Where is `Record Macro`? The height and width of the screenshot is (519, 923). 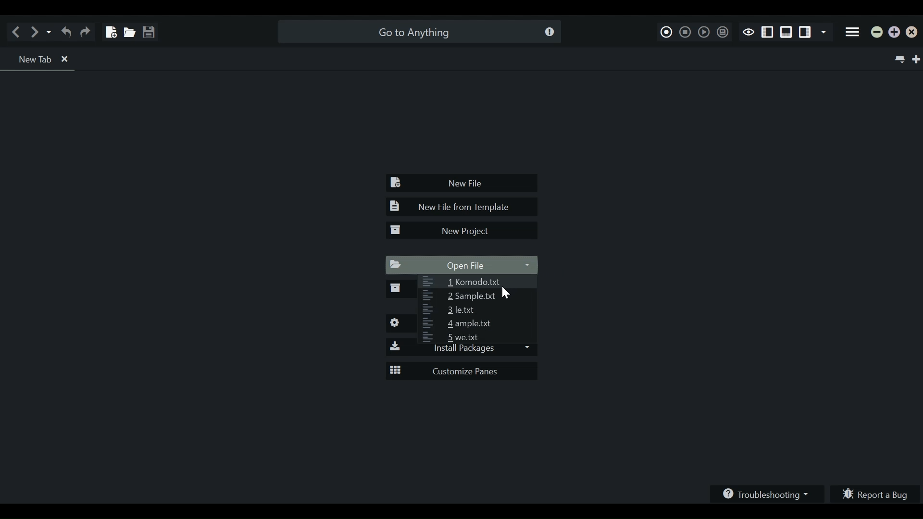 Record Macro is located at coordinates (667, 31).